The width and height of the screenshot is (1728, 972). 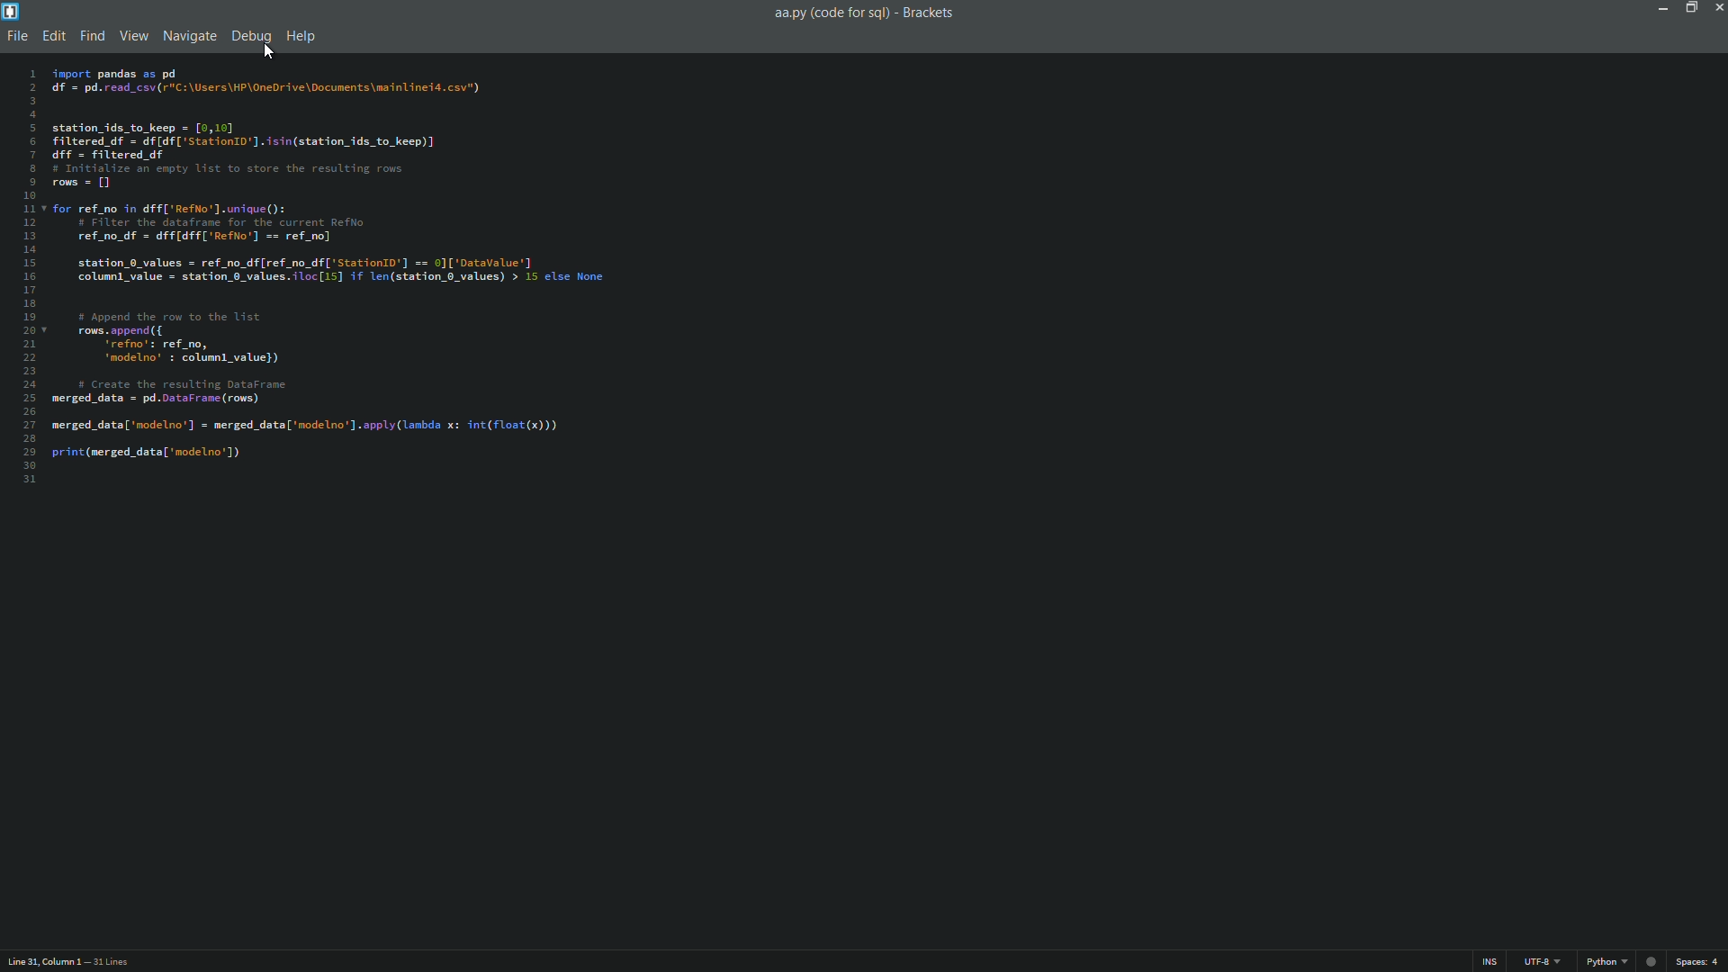 What do you see at coordinates (42, 963) in the screenshot?
I see `cursor position` at bounding box center [42, 963].